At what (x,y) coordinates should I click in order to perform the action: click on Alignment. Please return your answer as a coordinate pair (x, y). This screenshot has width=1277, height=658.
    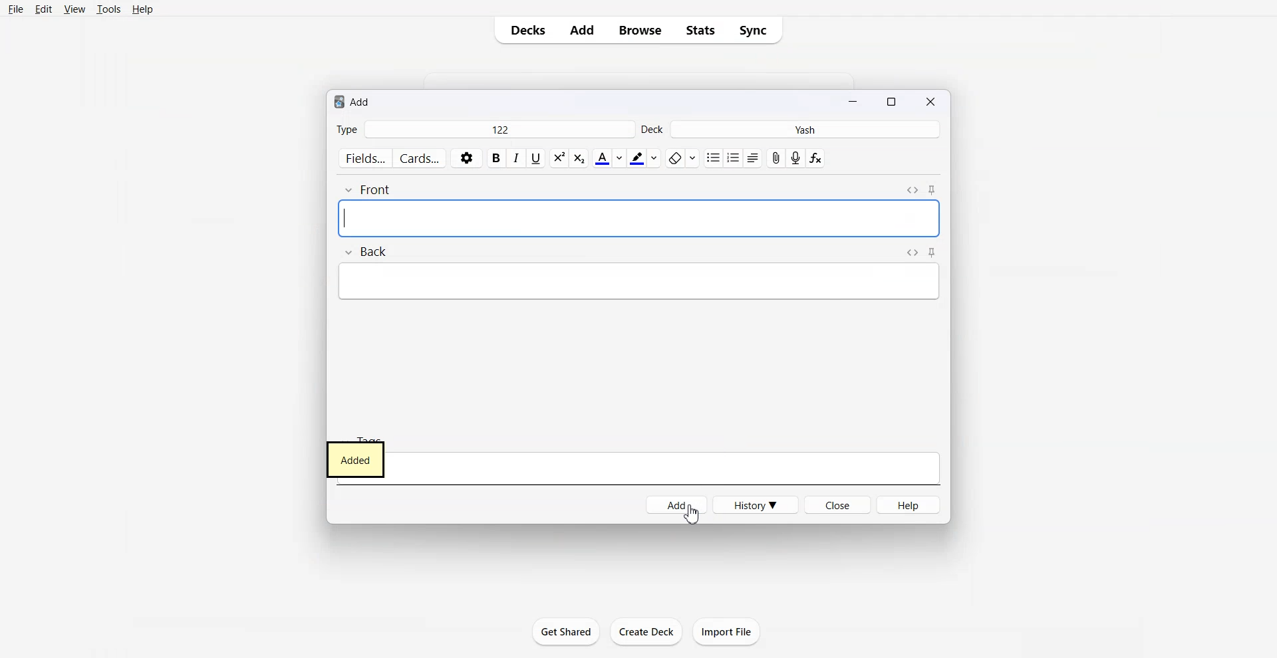
    Looking at the image, I should click on (754, 159).